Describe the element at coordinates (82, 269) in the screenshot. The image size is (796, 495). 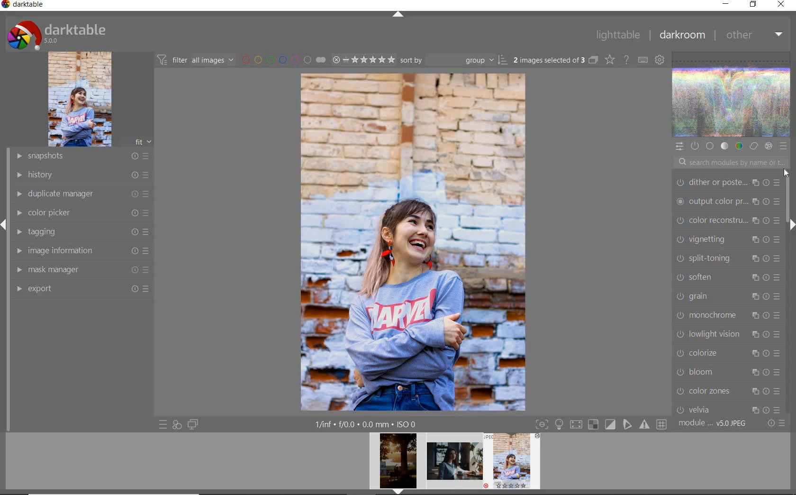
I see `mask manager` at that location.